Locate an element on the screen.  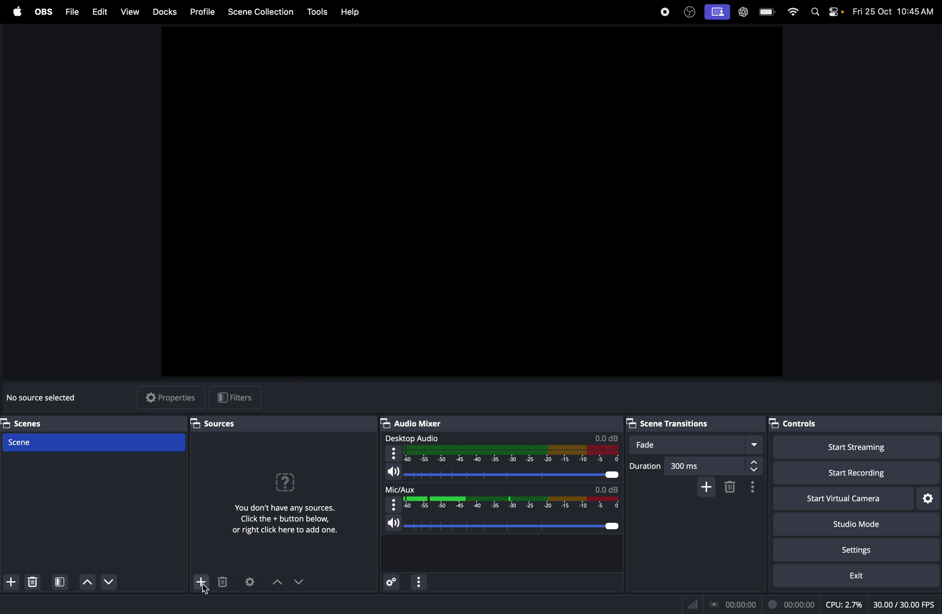
spotlight search is located at coordinates (813, 12).